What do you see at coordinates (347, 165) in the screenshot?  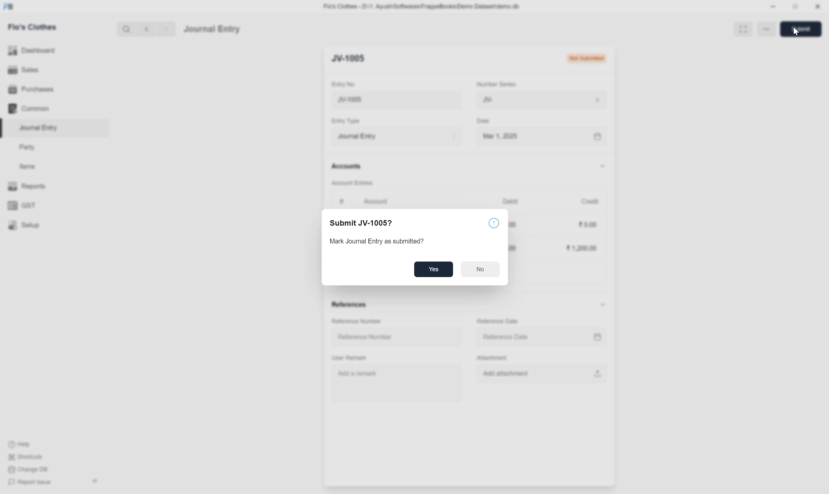 I see `Accounts` at bounding box center [347, 165].